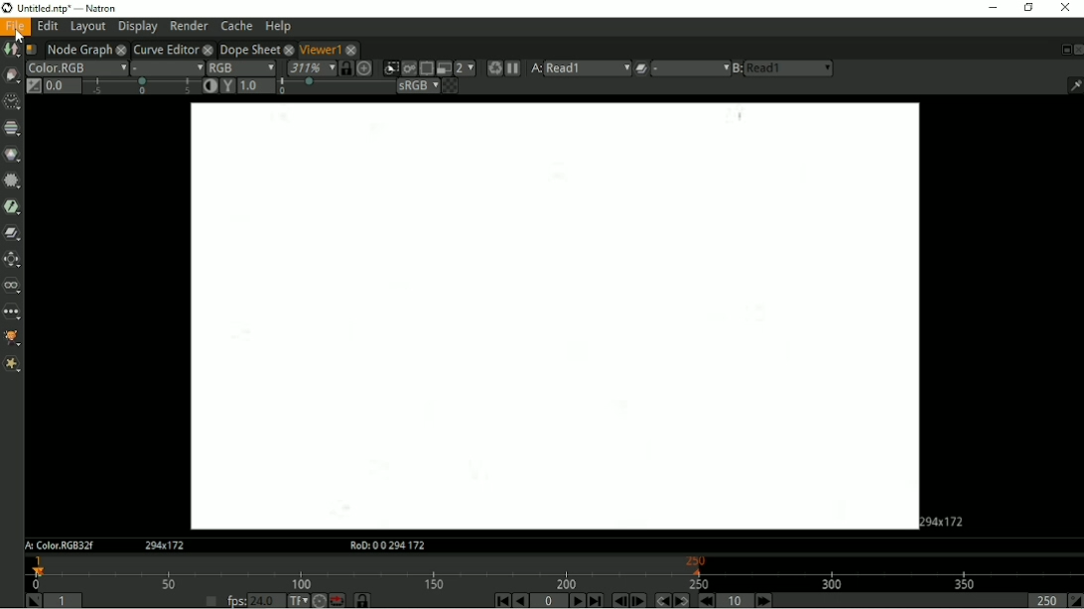 This screenshot has height=609, width=1084. I want to click on Filter, so click(14, 182).